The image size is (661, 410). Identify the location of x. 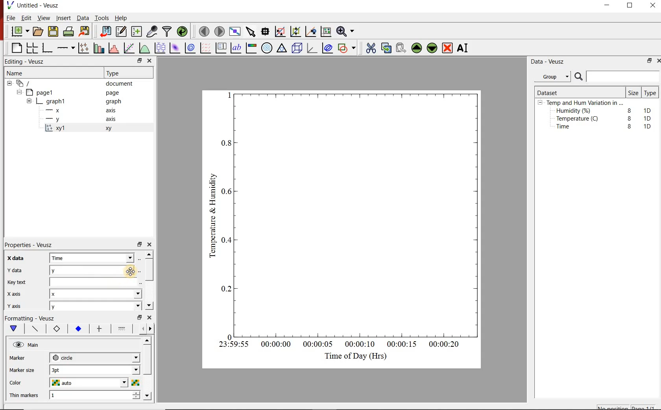
(57, 110).